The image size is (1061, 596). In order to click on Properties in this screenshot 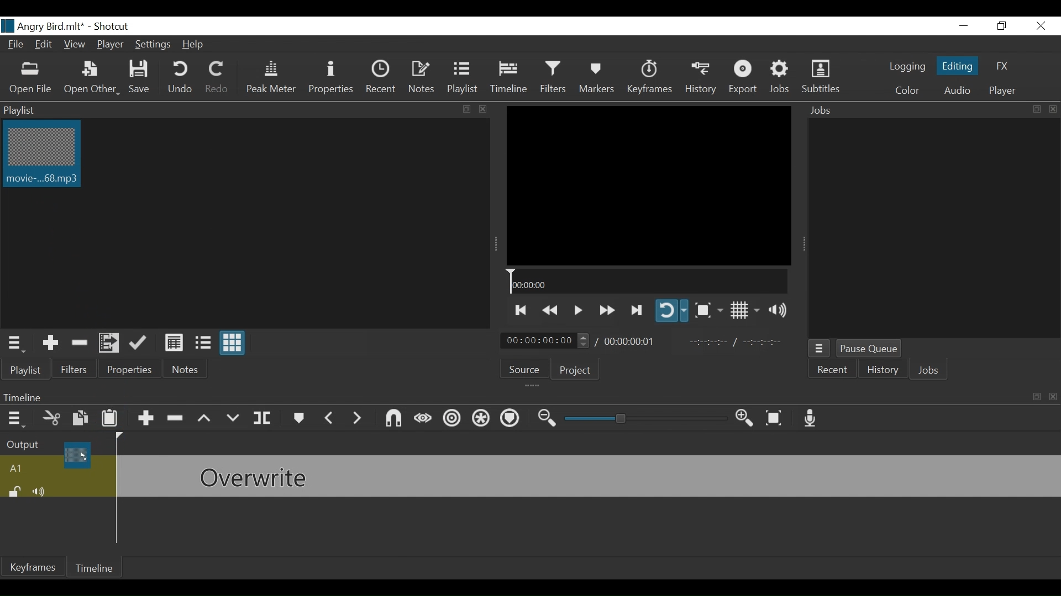, I will do `click(128, 369)`.